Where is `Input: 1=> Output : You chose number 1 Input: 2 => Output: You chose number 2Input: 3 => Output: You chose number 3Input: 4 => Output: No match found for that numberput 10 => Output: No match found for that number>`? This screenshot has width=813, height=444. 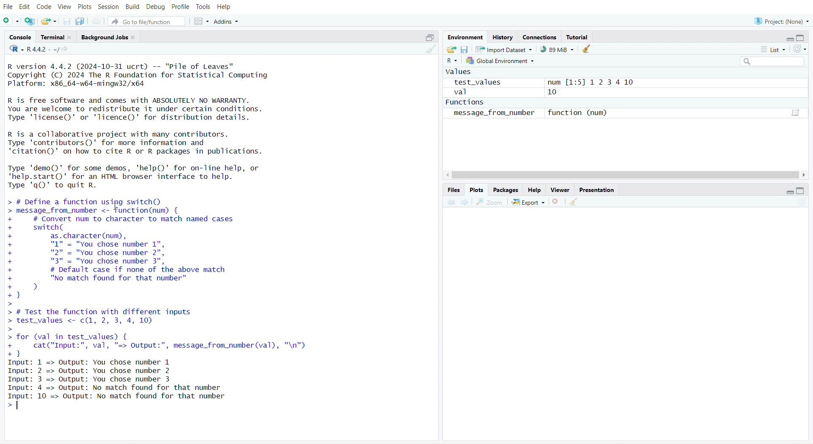
Input: 1=> Output : You chose number 1 Input: 2 => Output: You chose number 2Input: 3 => Output: You chose number 3Input: 4 => Output: No match found for that numberput 10 => Output: No match found for that number> is located at coordinates (113, 388).